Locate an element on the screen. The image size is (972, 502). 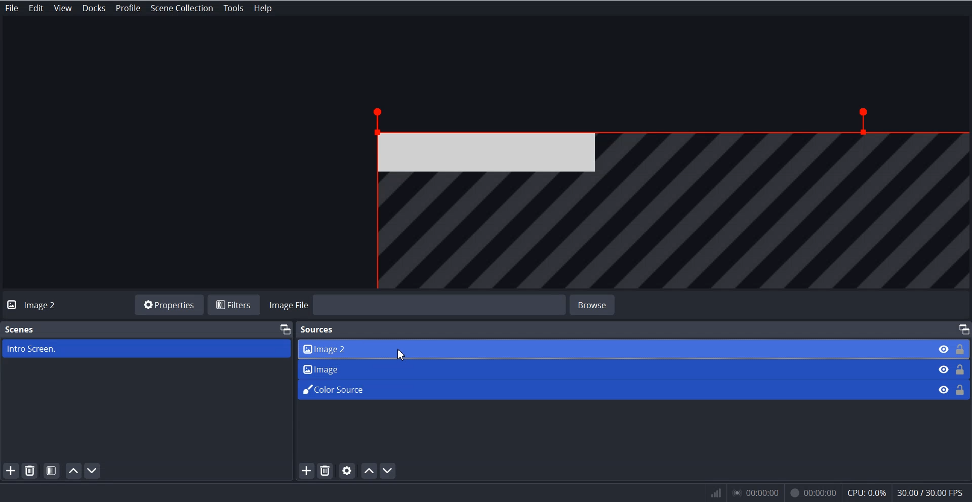
network is located at coordinates (714, 493).